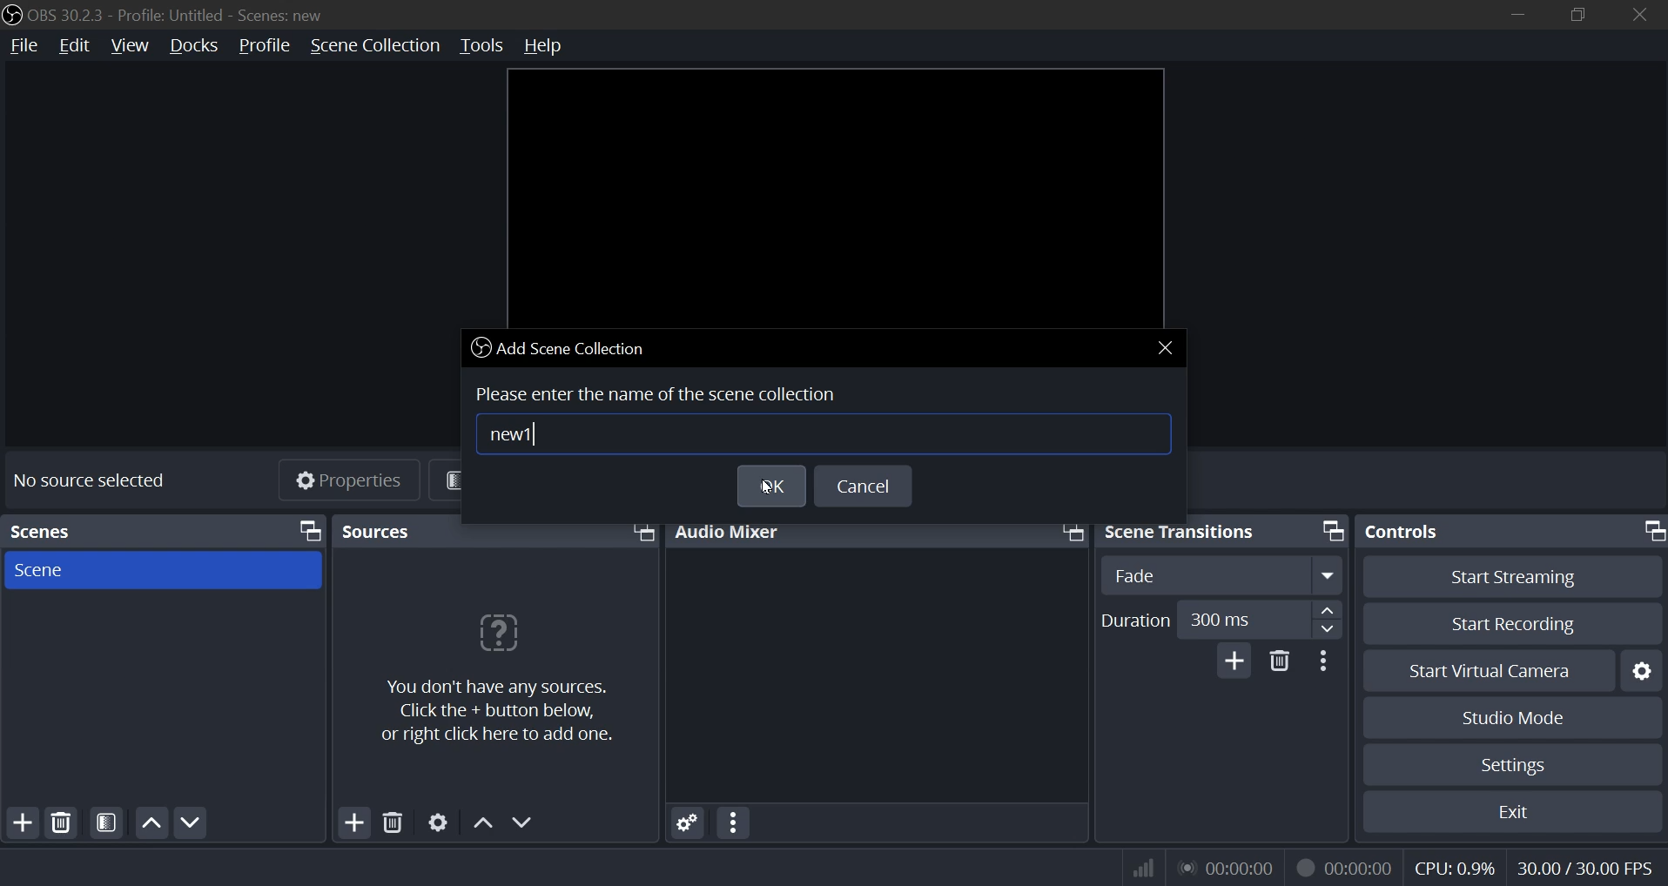 Image resolution: width=1668 pixels, height=886 pixels. Describe the element at coordinates (25, 821) in the screenshot. I see `add` at that location.